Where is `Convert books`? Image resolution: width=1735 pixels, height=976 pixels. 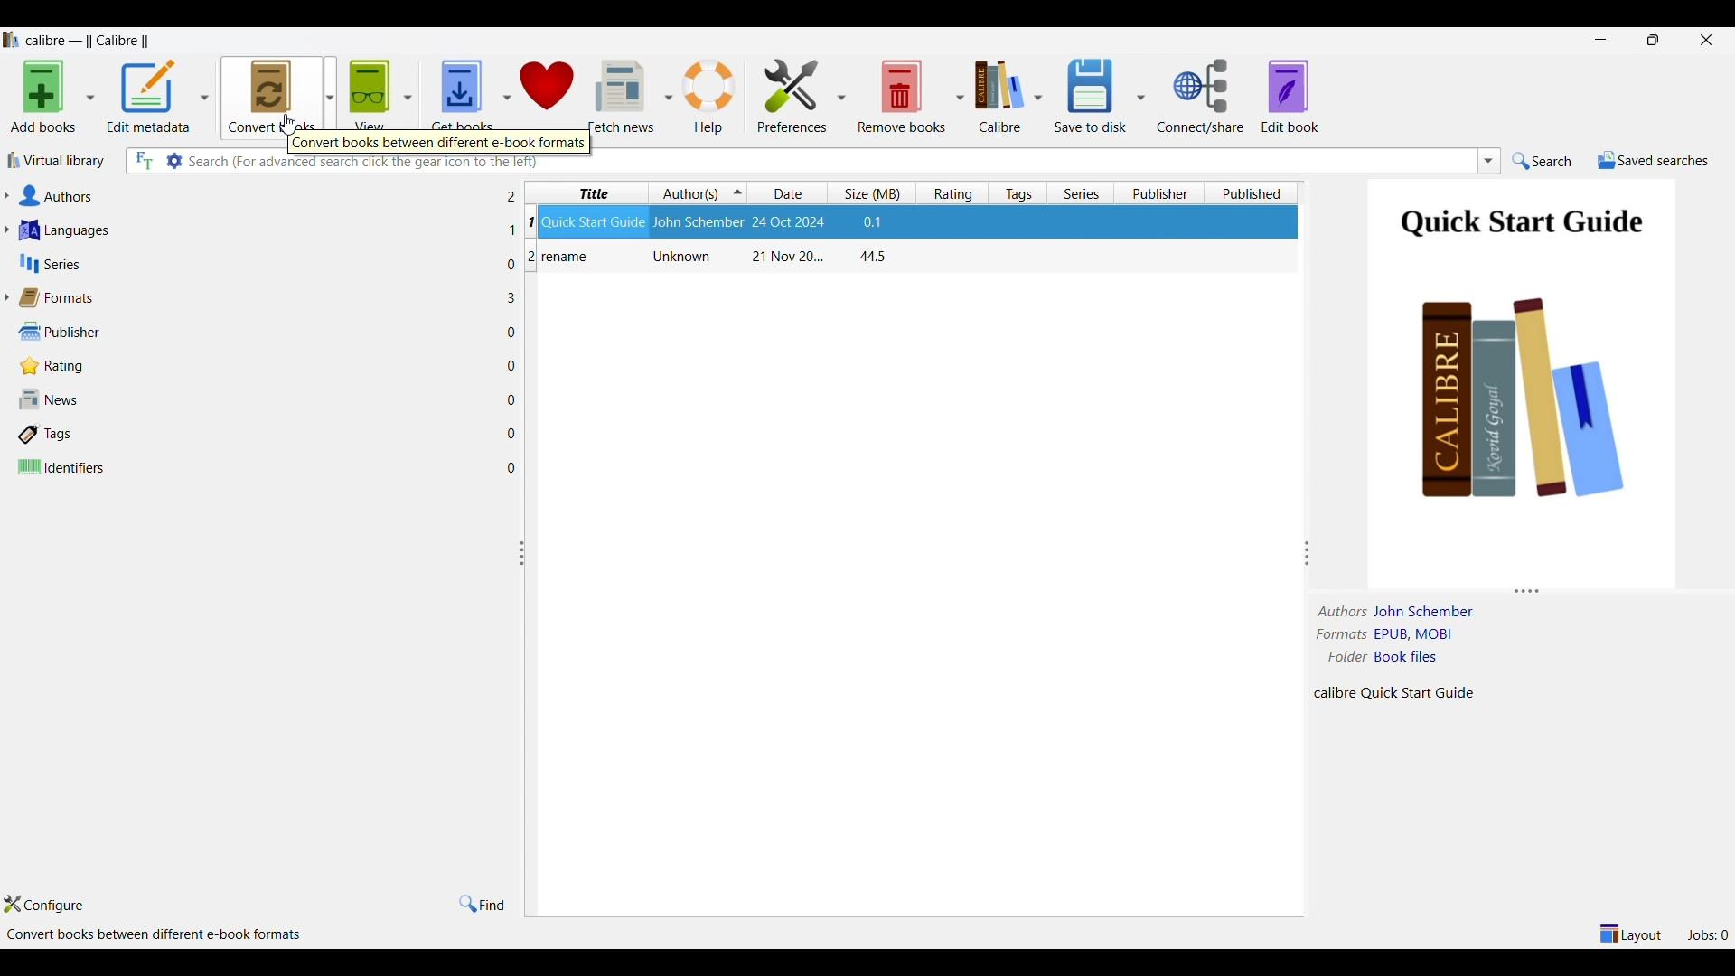
Convert books is located at coordinates (272, 97).